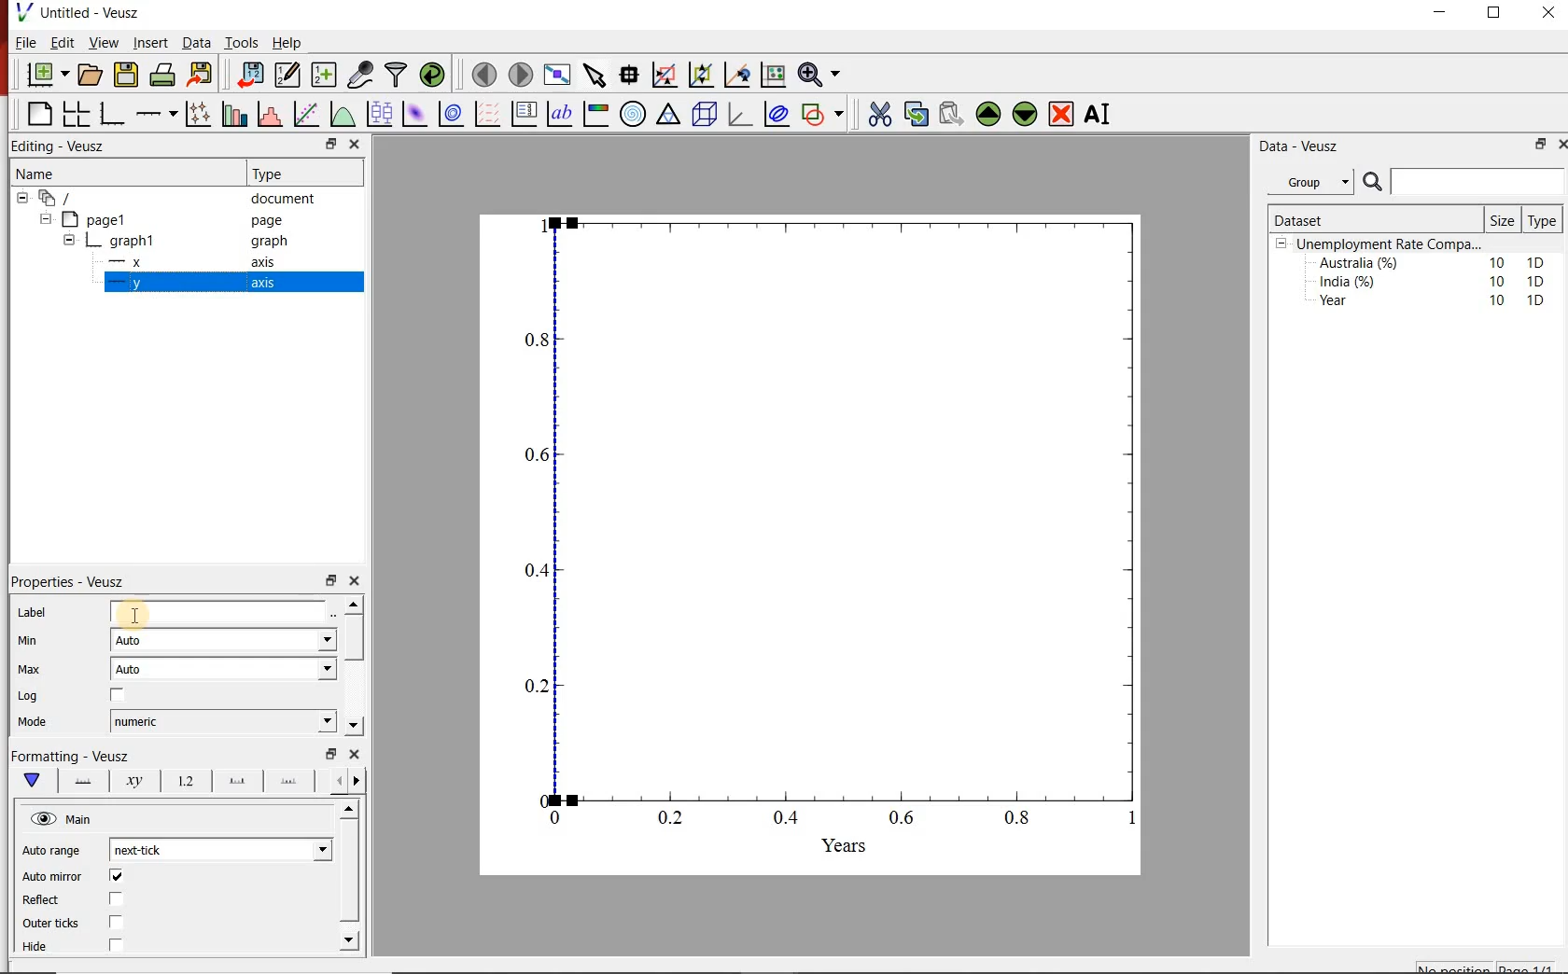  I want to click on click to zoom out graph axes, so click(702, 73).